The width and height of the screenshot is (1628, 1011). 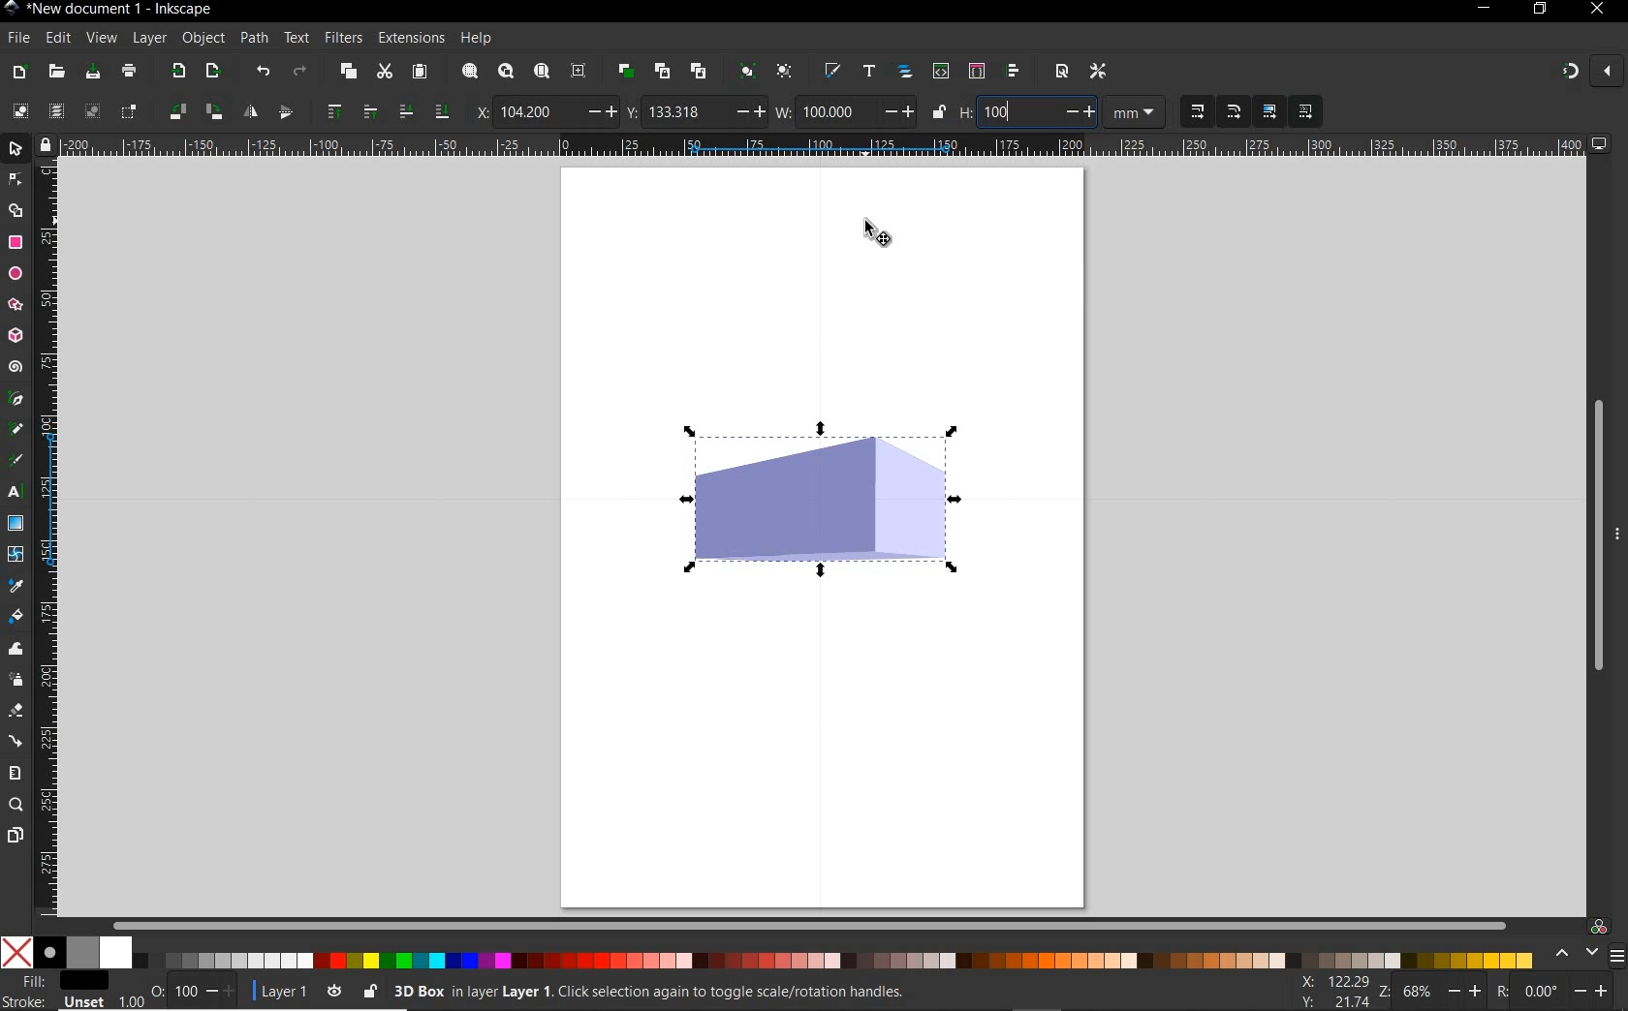 I want to click on path, so click(x=252, y=37).